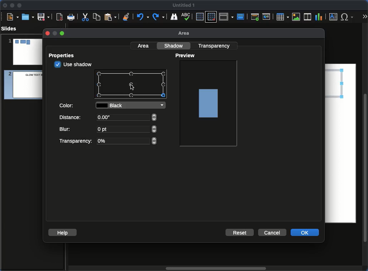  What do you see at coordinates (59, 17) in the screenshot?
I see `Export as PDF` at bounding box center [59, 17].